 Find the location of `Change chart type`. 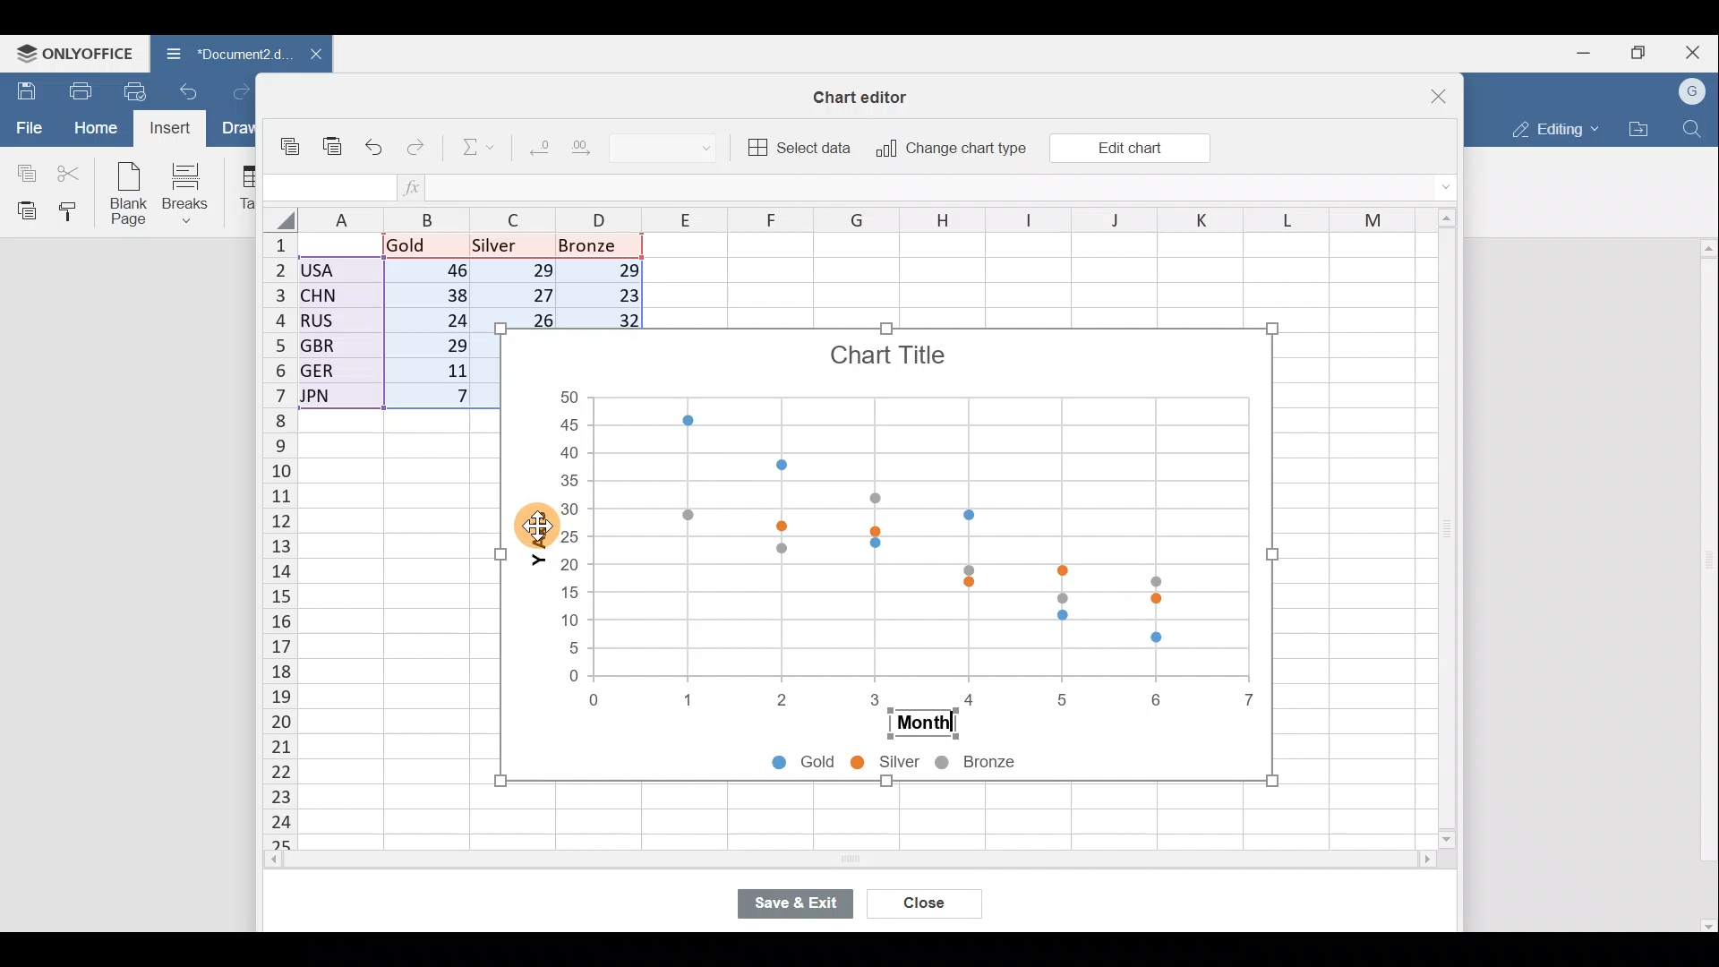

Change chart type is located at coordinates (951, 149).